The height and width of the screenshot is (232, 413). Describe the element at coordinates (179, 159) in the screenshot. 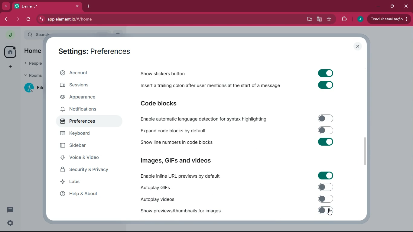

I see `Images, GIFs and Videos` at that location.